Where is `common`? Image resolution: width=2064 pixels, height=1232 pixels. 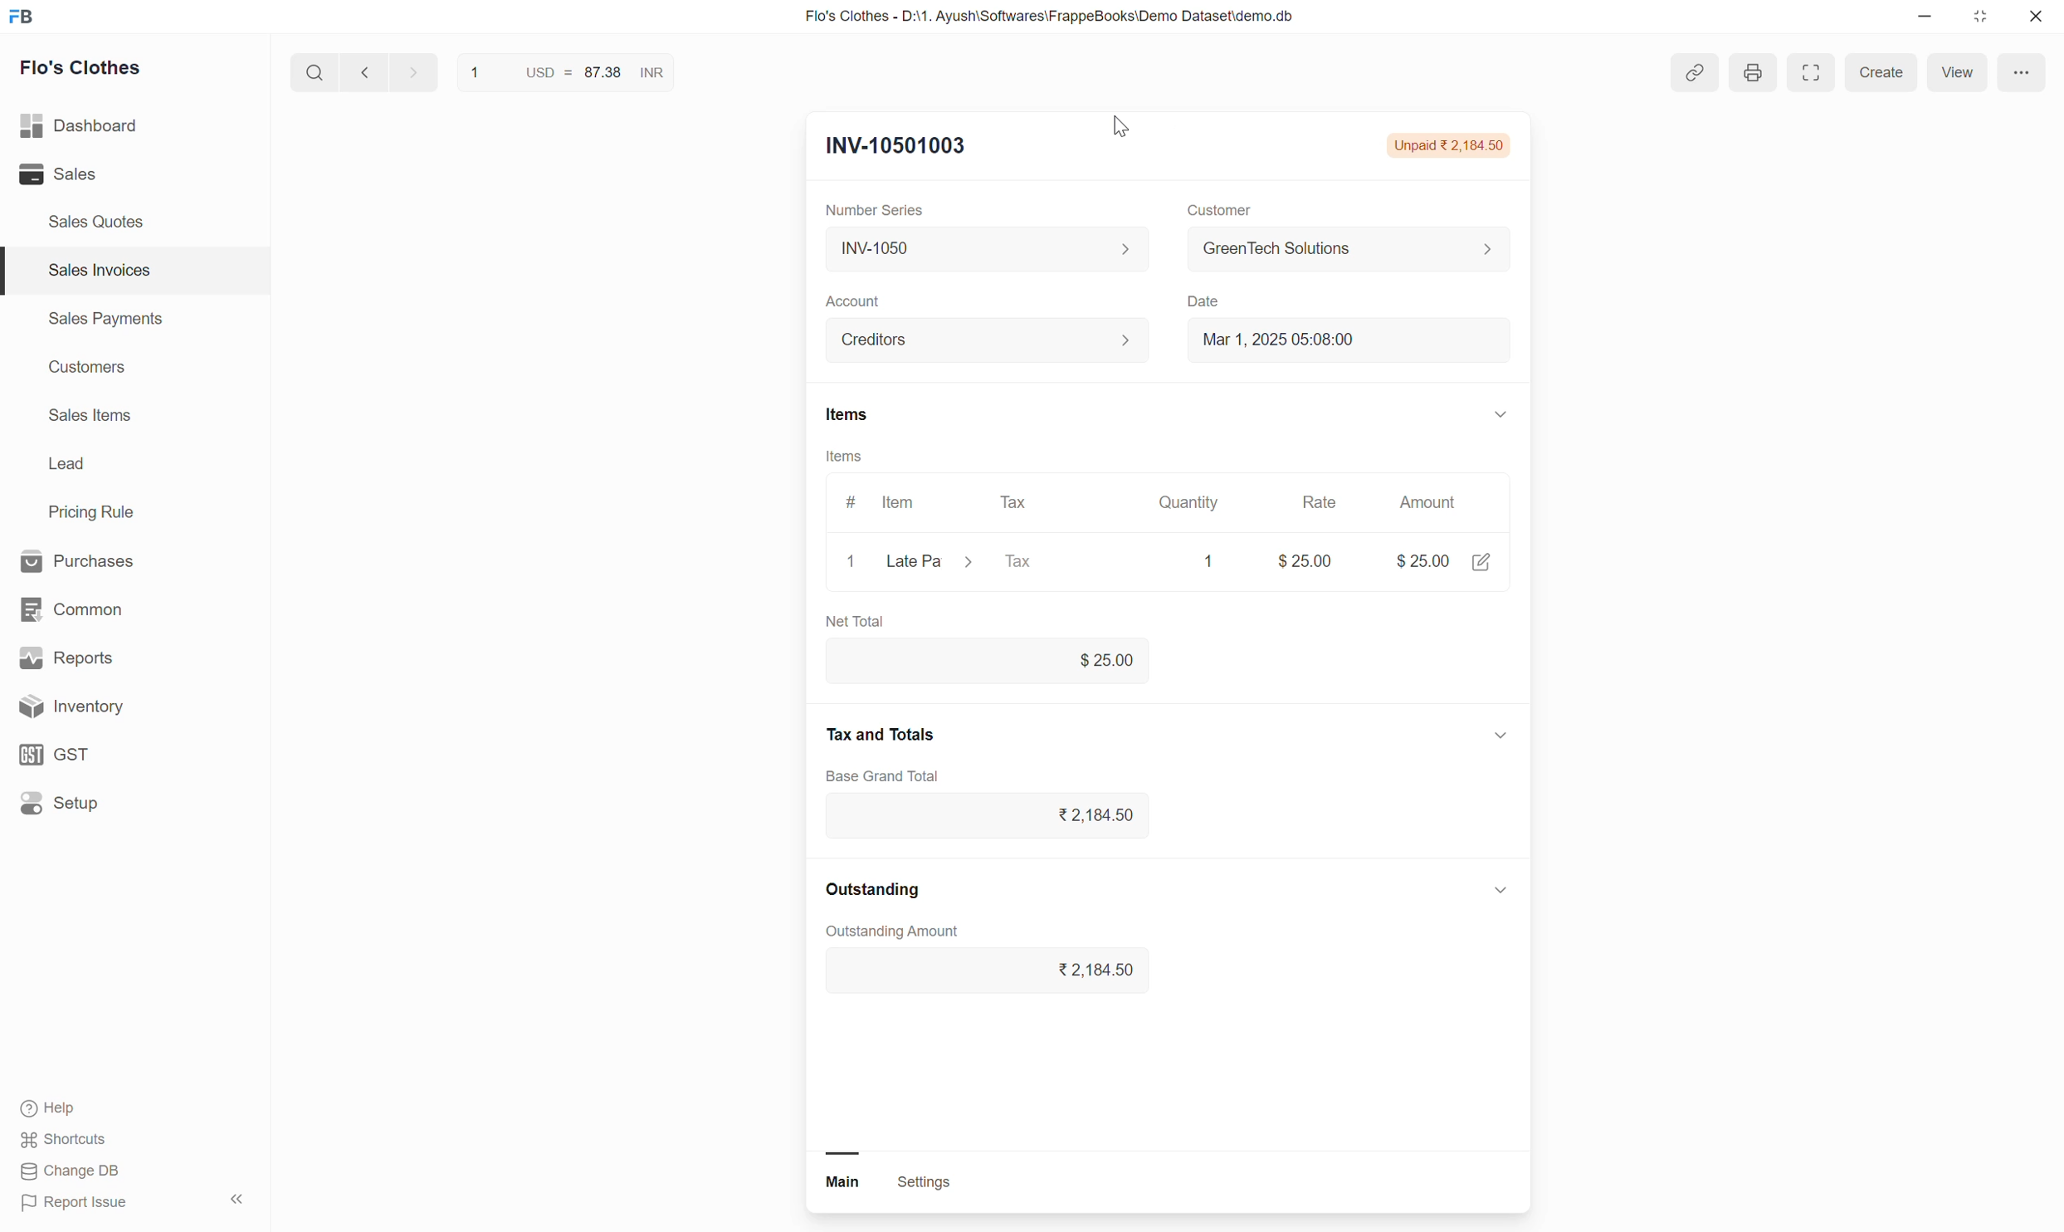
common is located at coordinates (108, 605).